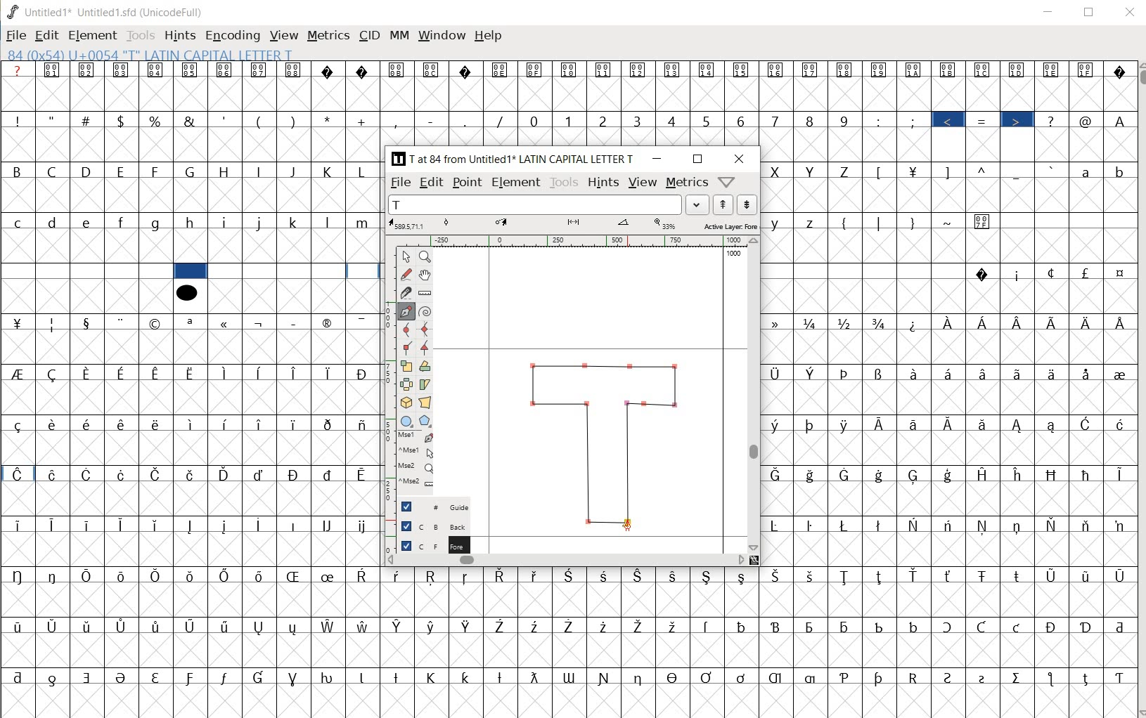 This screenshot has width=1146, height=718. What do you see at coordinates (363, 575) in the screenshot?
I see `Symbol` at bounding box center [363, 575].